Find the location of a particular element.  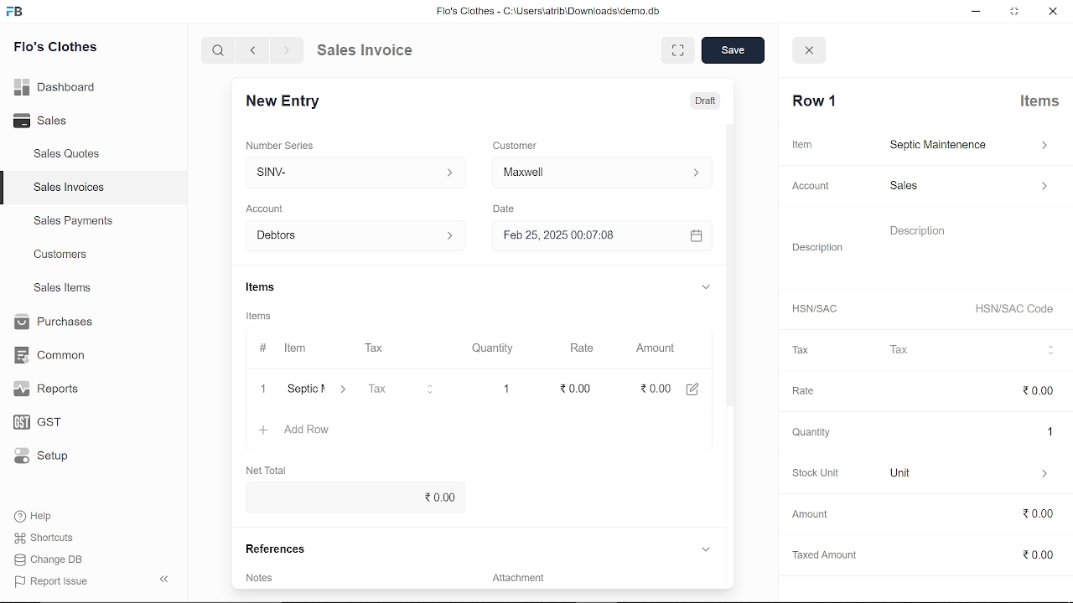

Sales Quotes is located at coordinates (69, 156).